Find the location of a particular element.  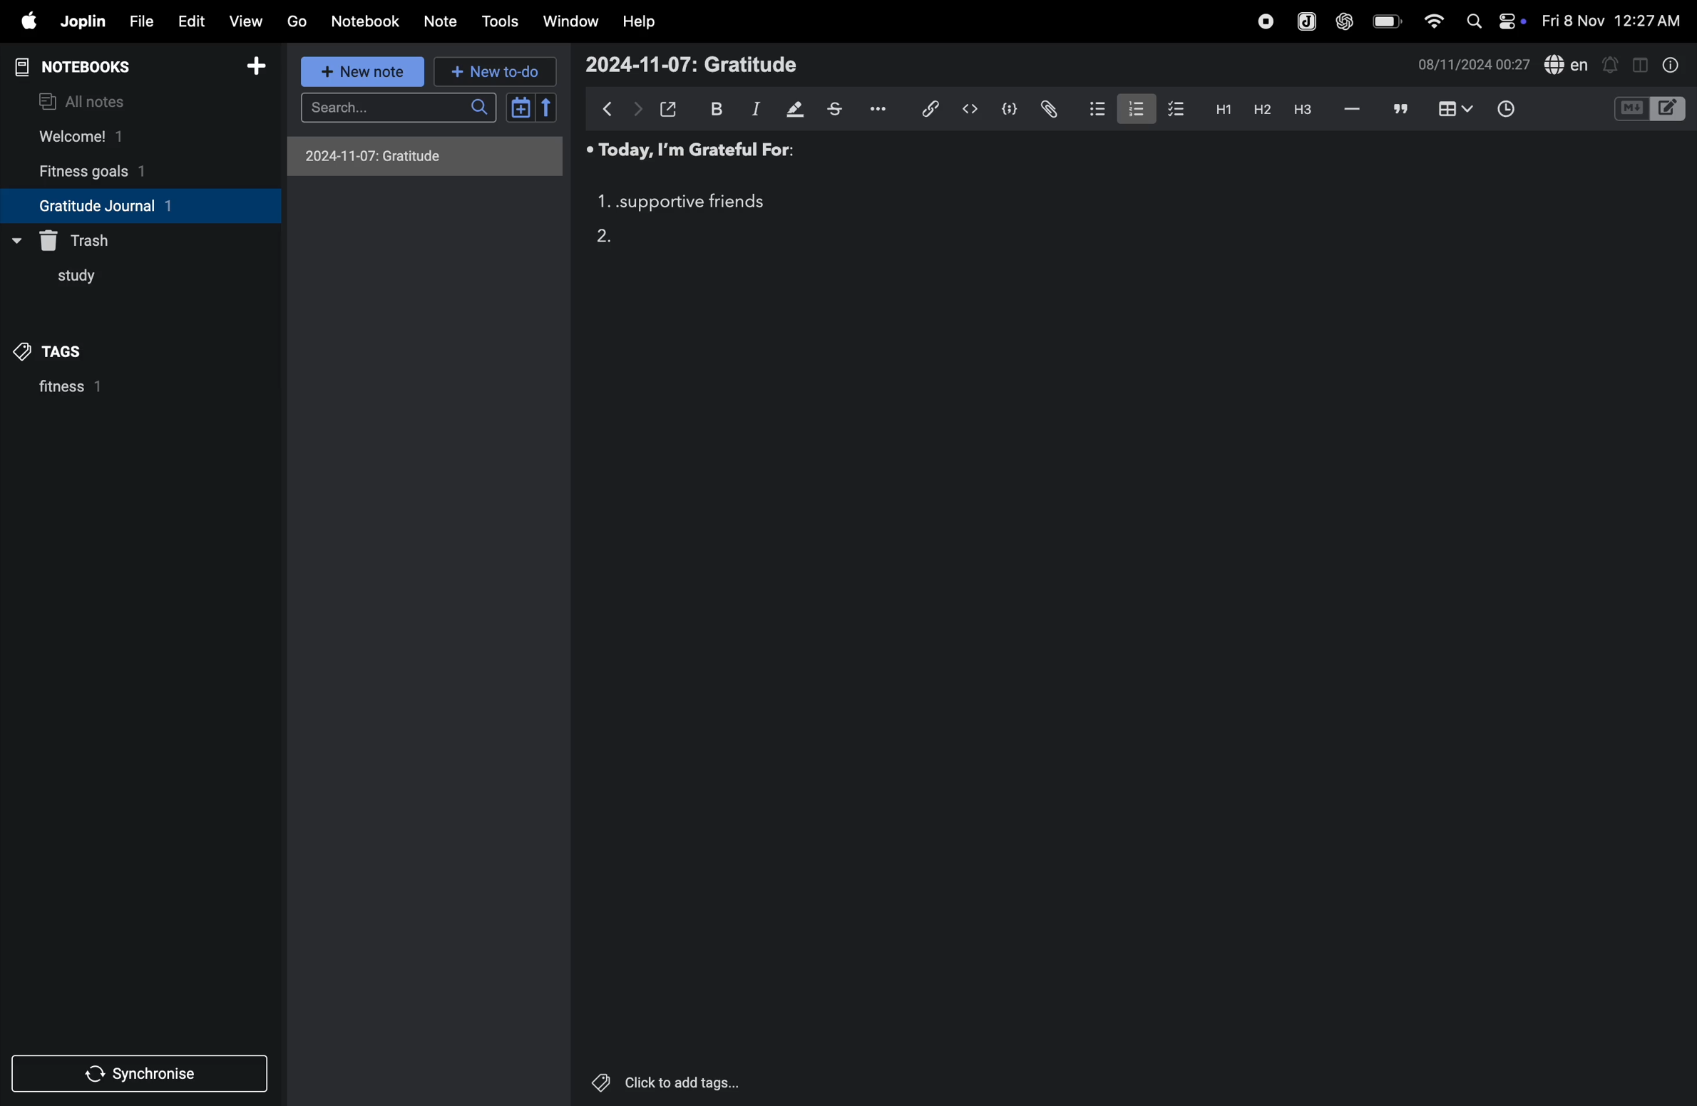

synchronise is located at coordinates (134, 1076).